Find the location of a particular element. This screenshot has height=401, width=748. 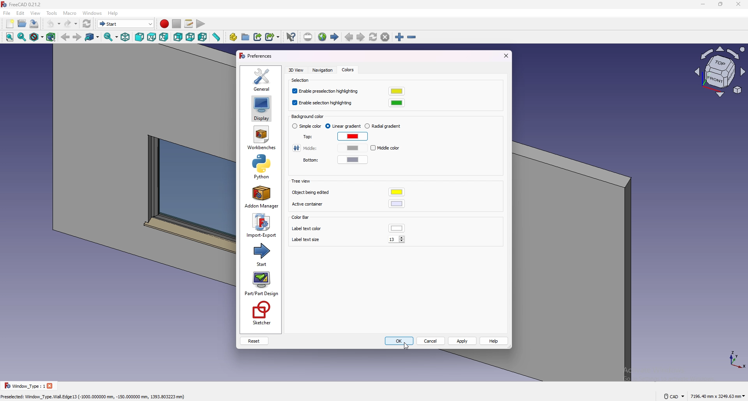

import export is located at coordinates (261, 225).